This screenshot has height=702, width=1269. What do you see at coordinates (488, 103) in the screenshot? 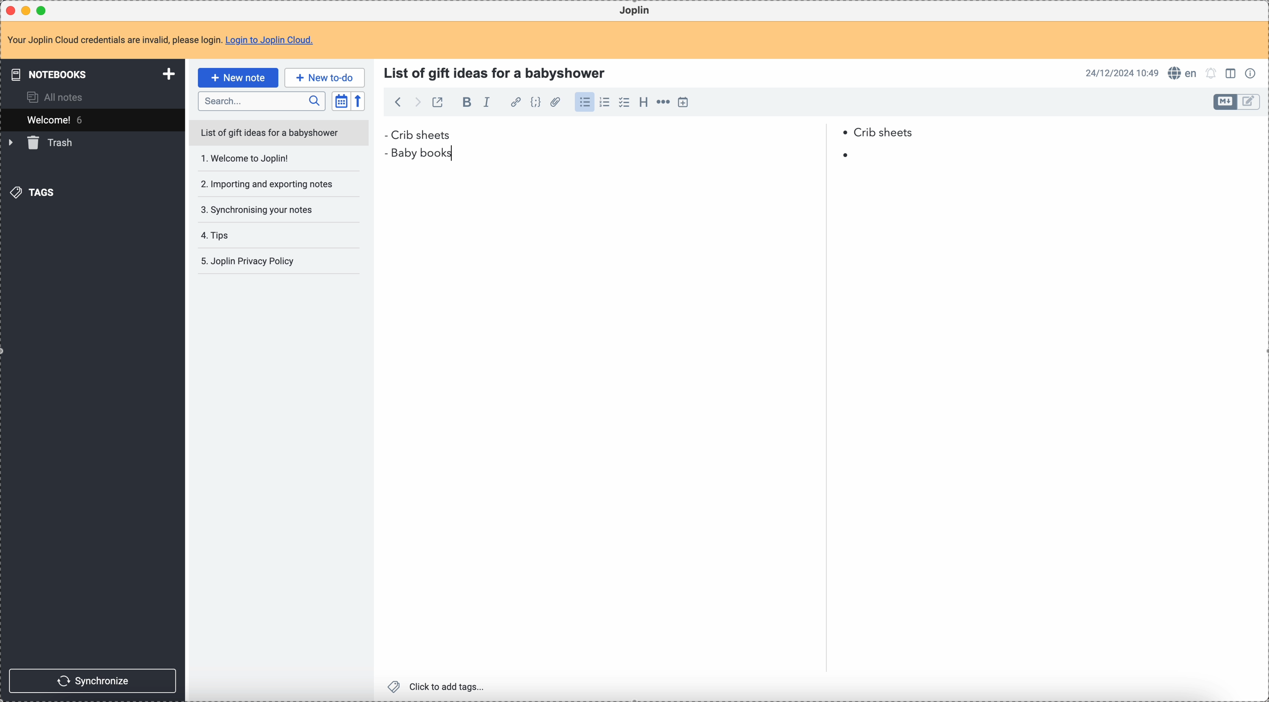
I see `italic` at bounding box center [488, 103].